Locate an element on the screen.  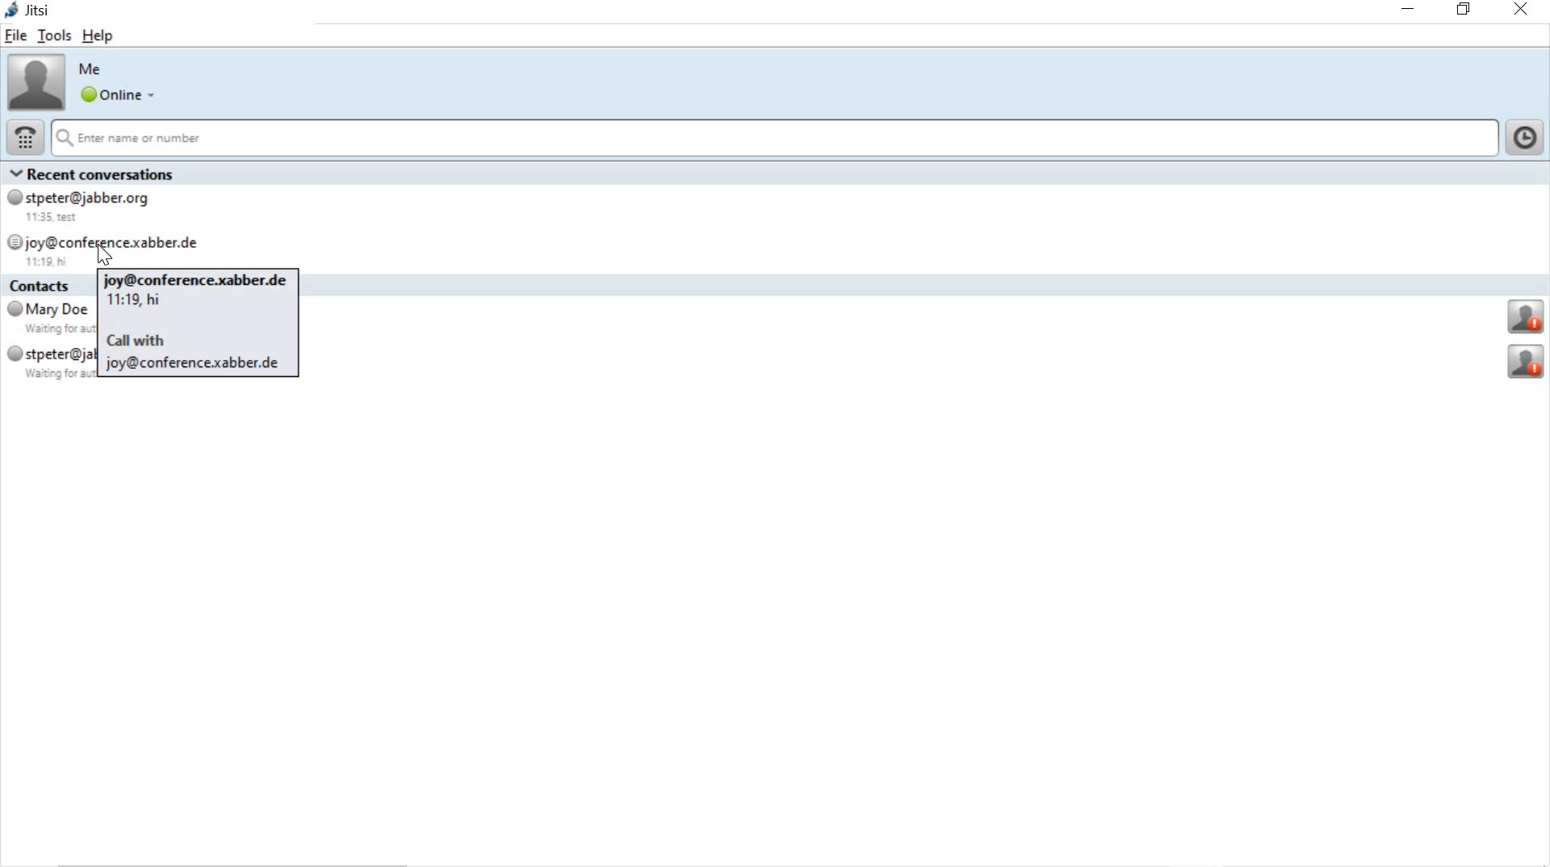
tools is located at coordinates (52, 36).